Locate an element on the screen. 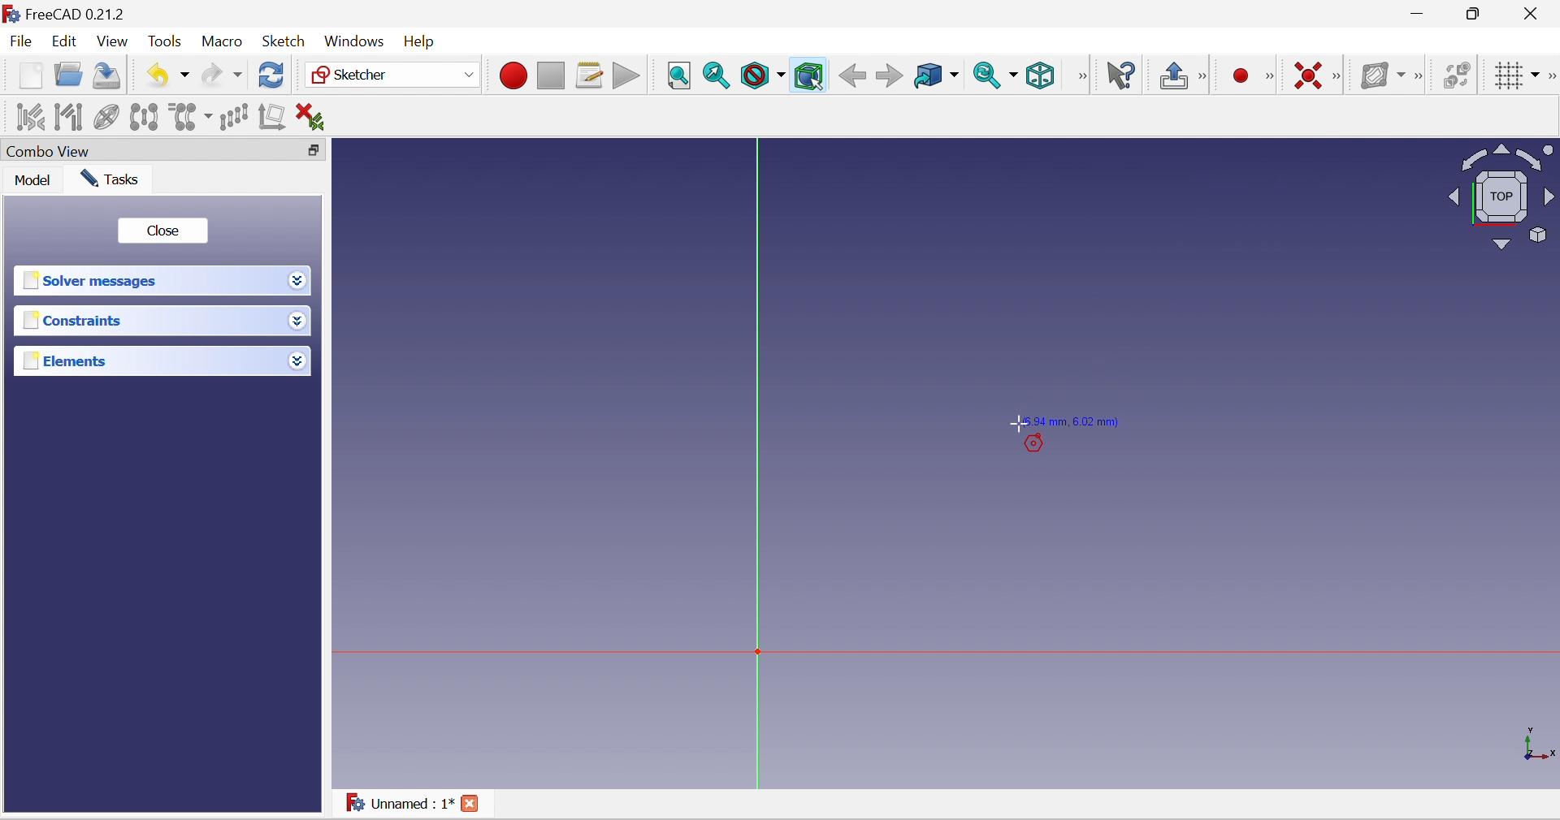  Windows is located at coordinates (355, 41).